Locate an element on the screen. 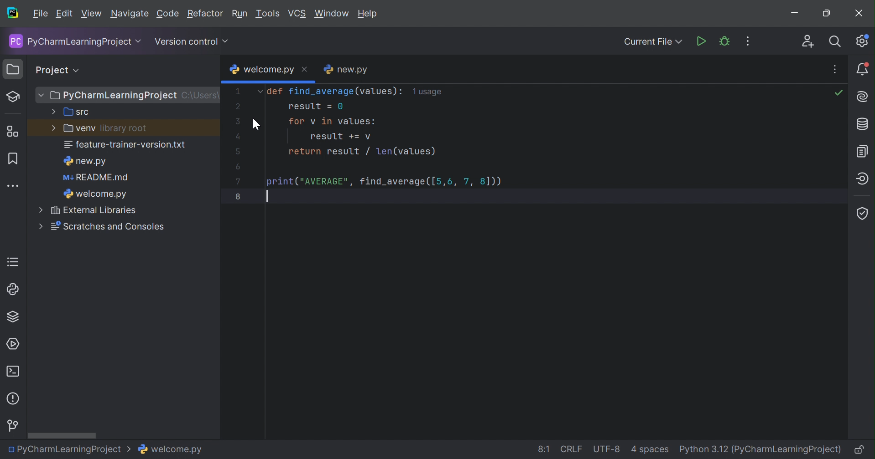  Version Control is located at coordinates (190, 43).